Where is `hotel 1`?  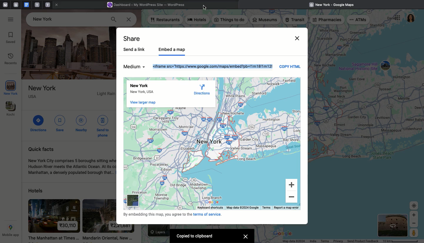
hotel 1 is located at coordinates (53, 219).